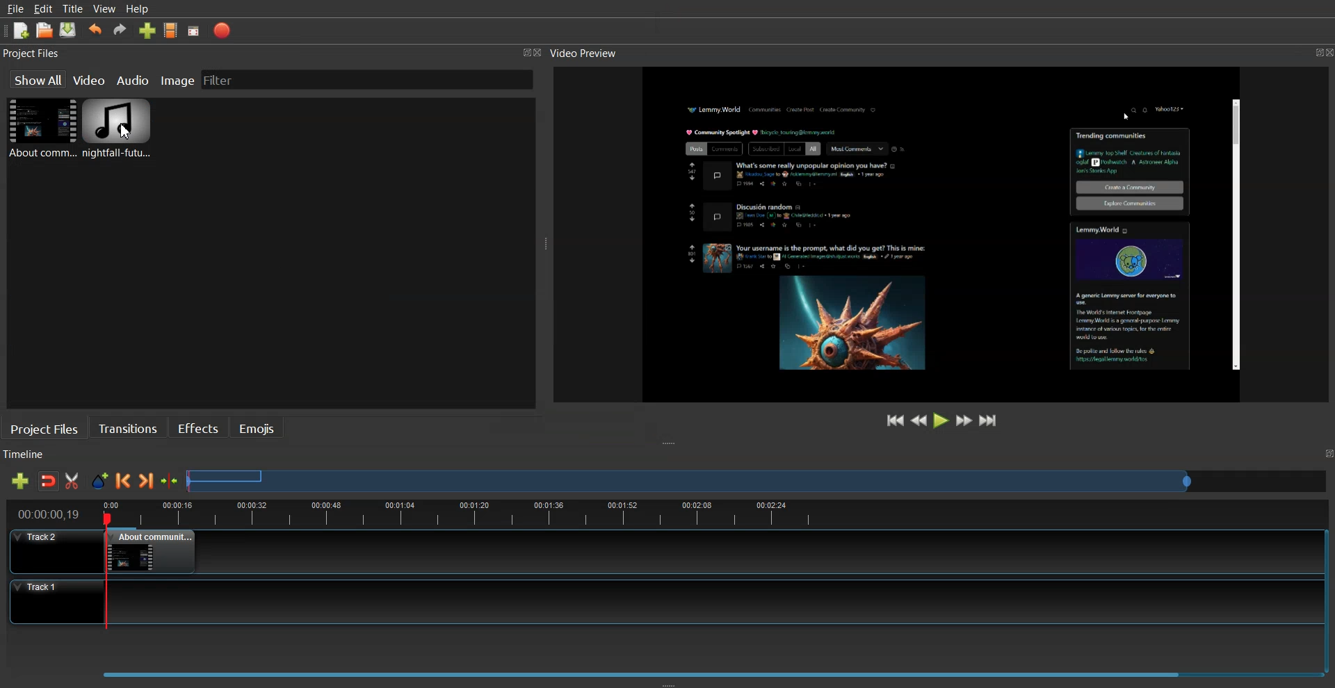 This screenshot has width=1335, height=688. Describe the element at coordinates (117, 131) in the screenshot. I see `Audio Clip added` at that location.